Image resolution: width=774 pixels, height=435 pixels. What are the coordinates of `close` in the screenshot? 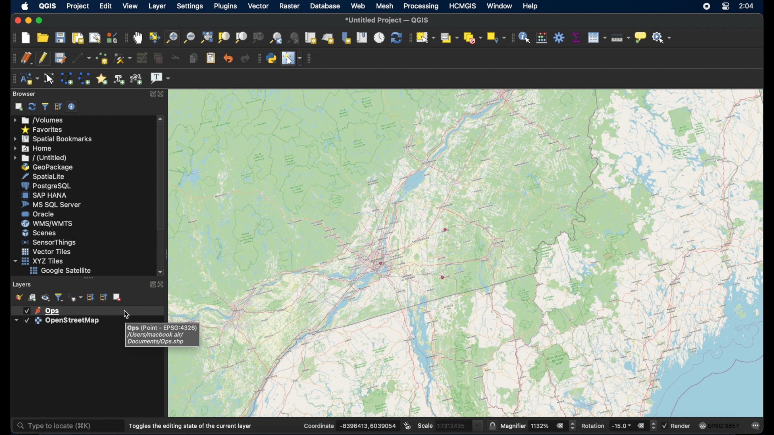 It's located at (16, 21).